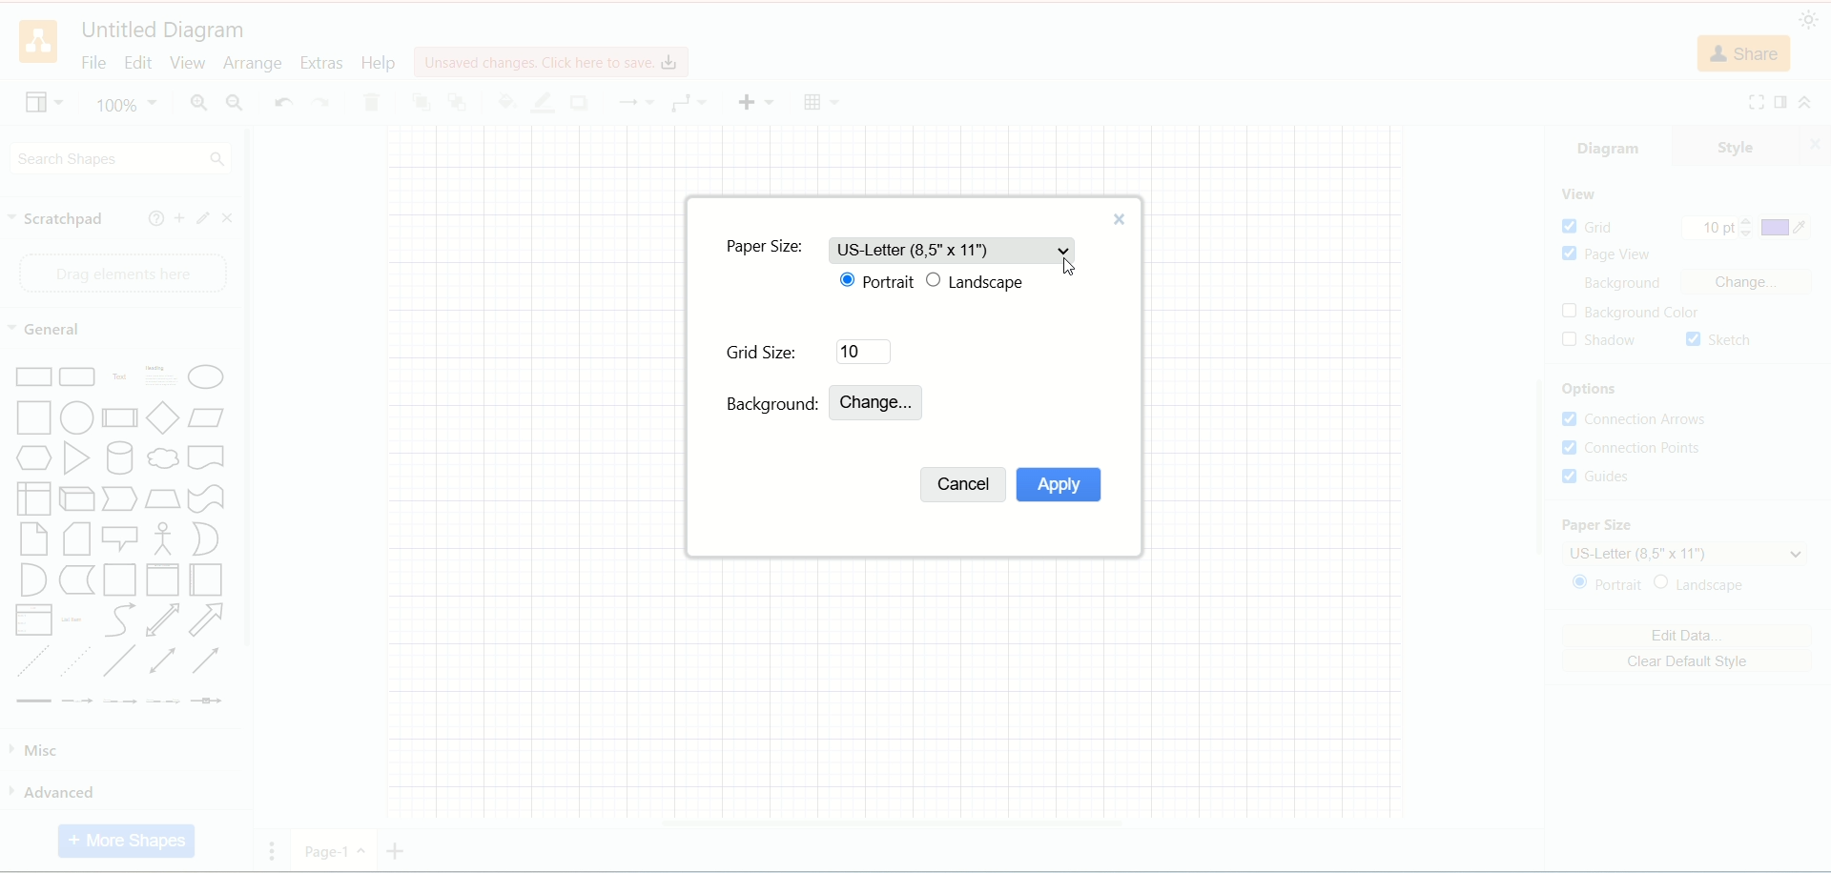 The width and height of the screenshot is (1831, 873). What do you see at coordinates (121, 540) in the screenshot?
I see `Callout` at bounding box center [121, 540].